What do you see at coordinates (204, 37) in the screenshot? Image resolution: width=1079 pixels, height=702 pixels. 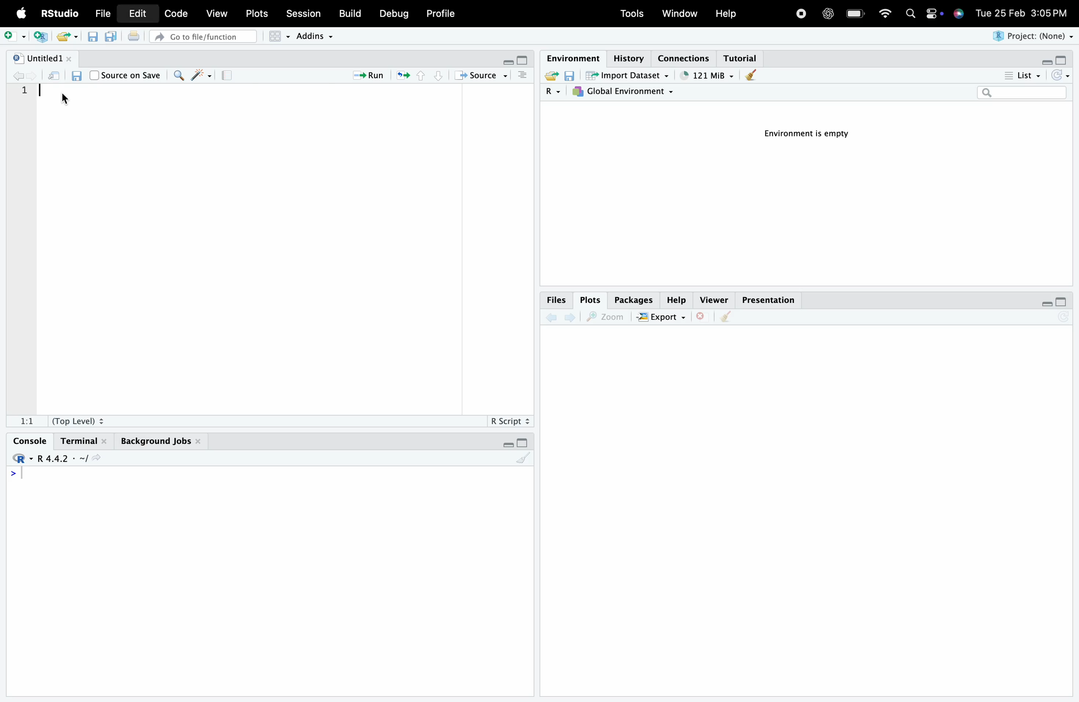 I see `Go to file/function` at bounding box center [204, 37].